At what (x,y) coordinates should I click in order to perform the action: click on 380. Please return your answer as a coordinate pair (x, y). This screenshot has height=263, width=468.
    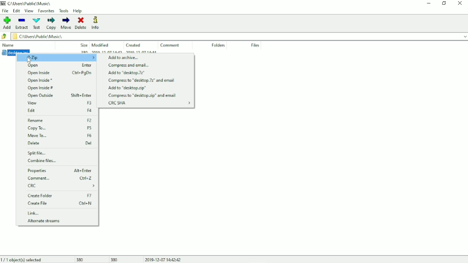
    Looking at the image, I should click on (83, 52).